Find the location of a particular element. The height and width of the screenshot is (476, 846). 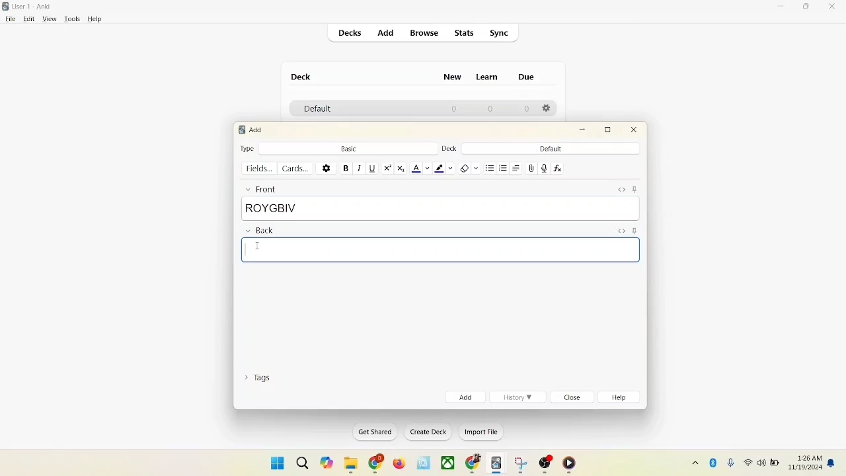

default is located at coordinates (314, 110).